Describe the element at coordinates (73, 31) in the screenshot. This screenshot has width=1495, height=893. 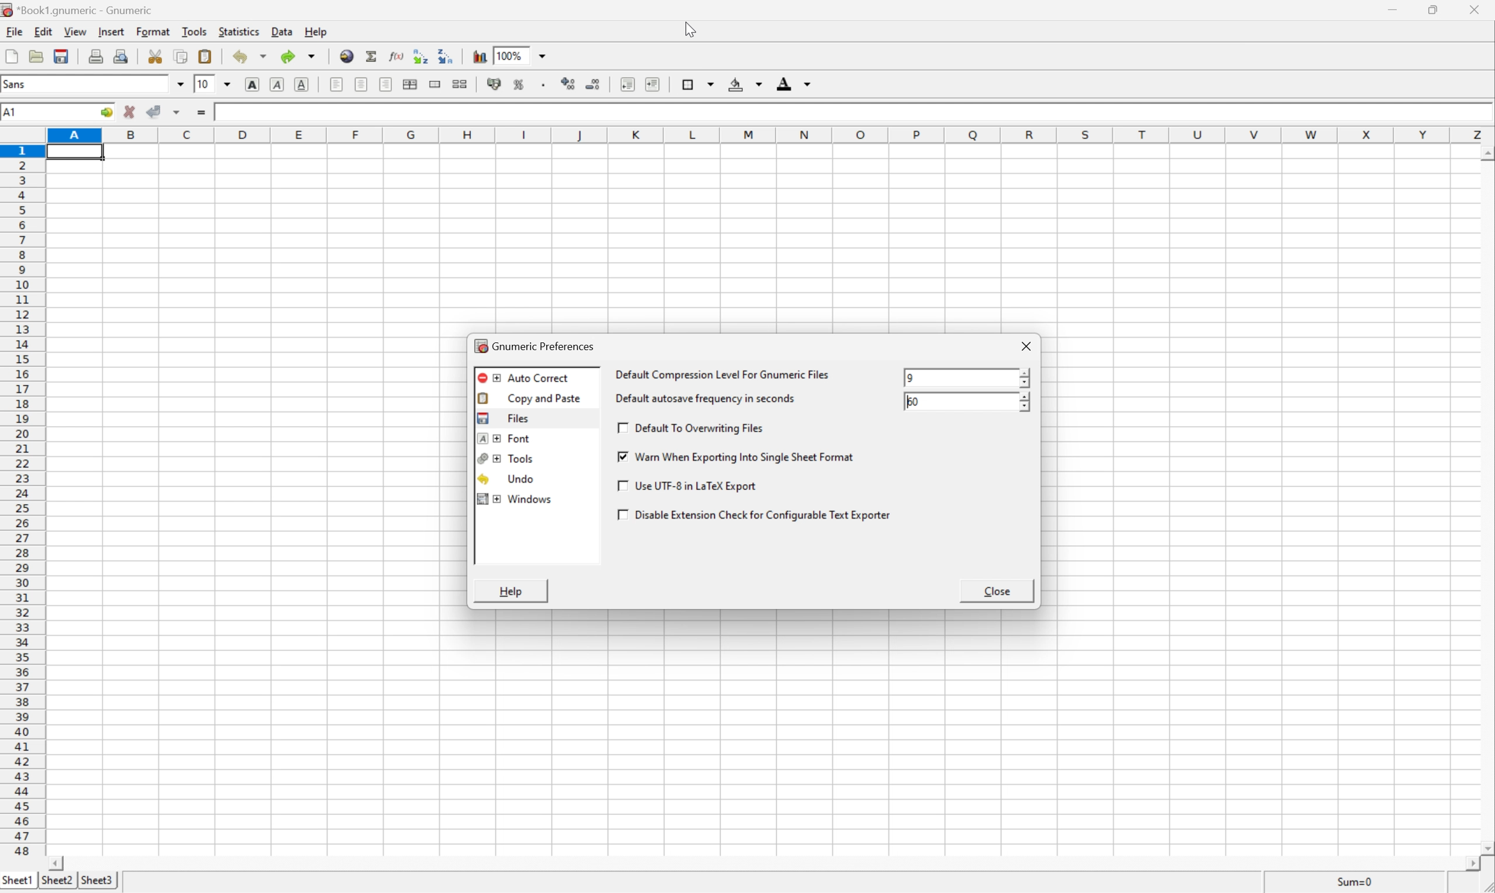
I see `view` at that location.